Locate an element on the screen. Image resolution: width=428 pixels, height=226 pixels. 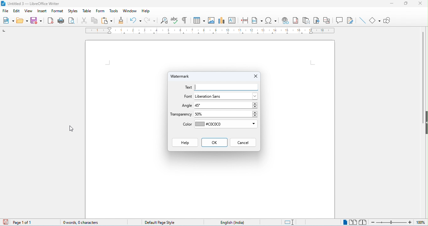
format is located at coordinates (57, 11).